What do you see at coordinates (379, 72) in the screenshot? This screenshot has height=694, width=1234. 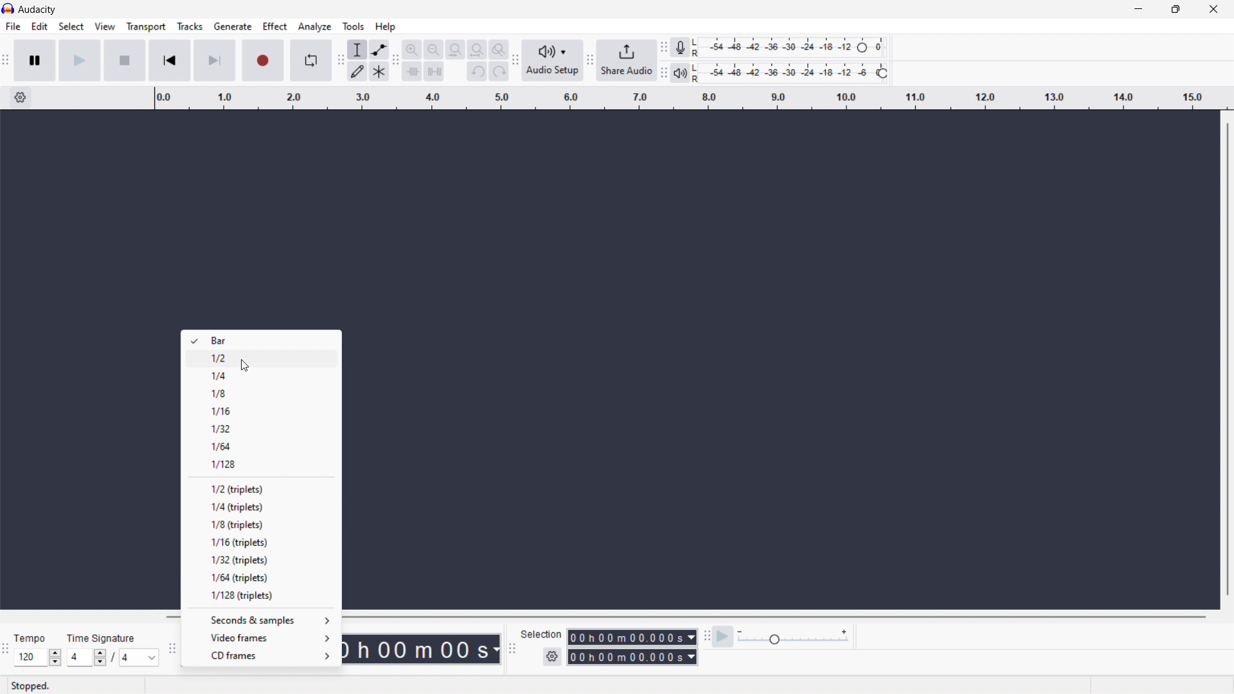 I see `multi tool` at bounding box center [379, 72].